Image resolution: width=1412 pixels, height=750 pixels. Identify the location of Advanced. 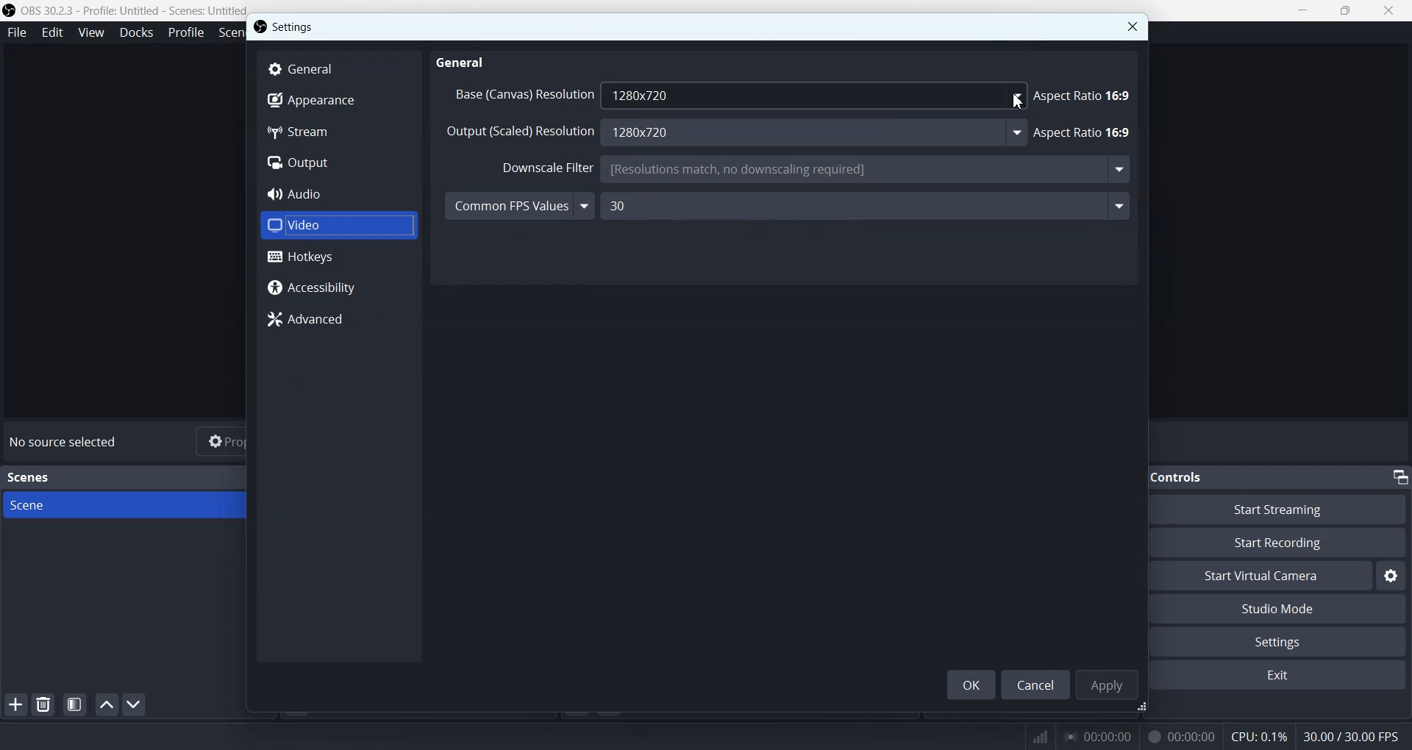
(339, 319).